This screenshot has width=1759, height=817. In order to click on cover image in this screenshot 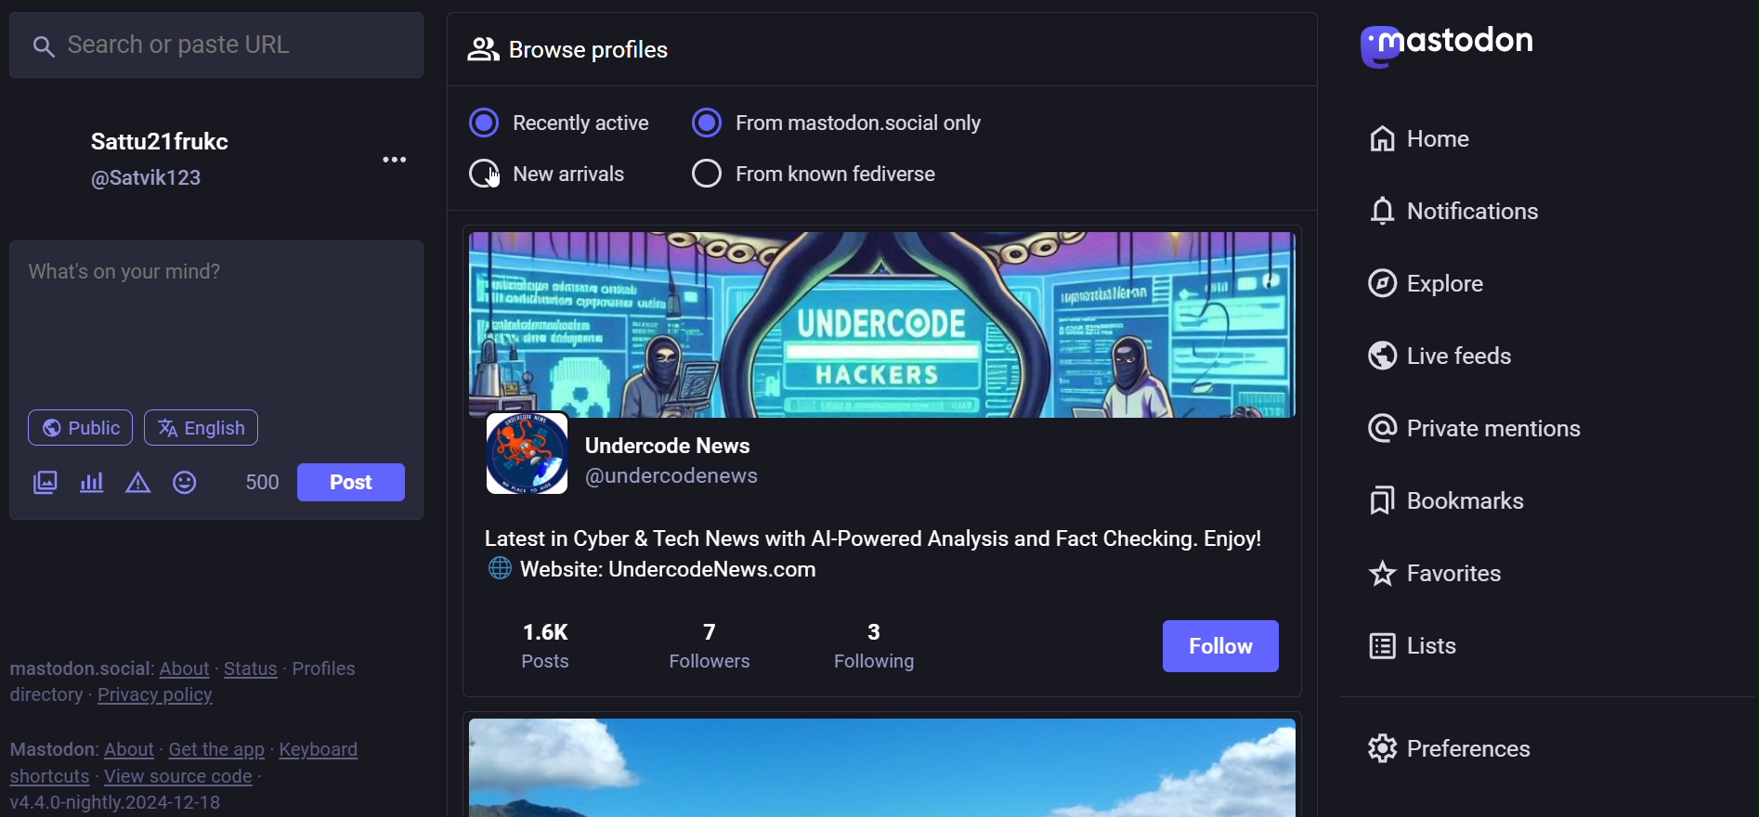, I will do `click(886, 316)`.